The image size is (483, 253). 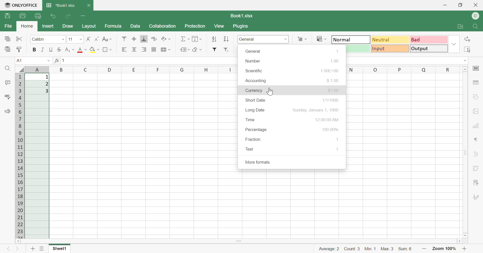 I want to click on column names, so click(x=402, y=69).